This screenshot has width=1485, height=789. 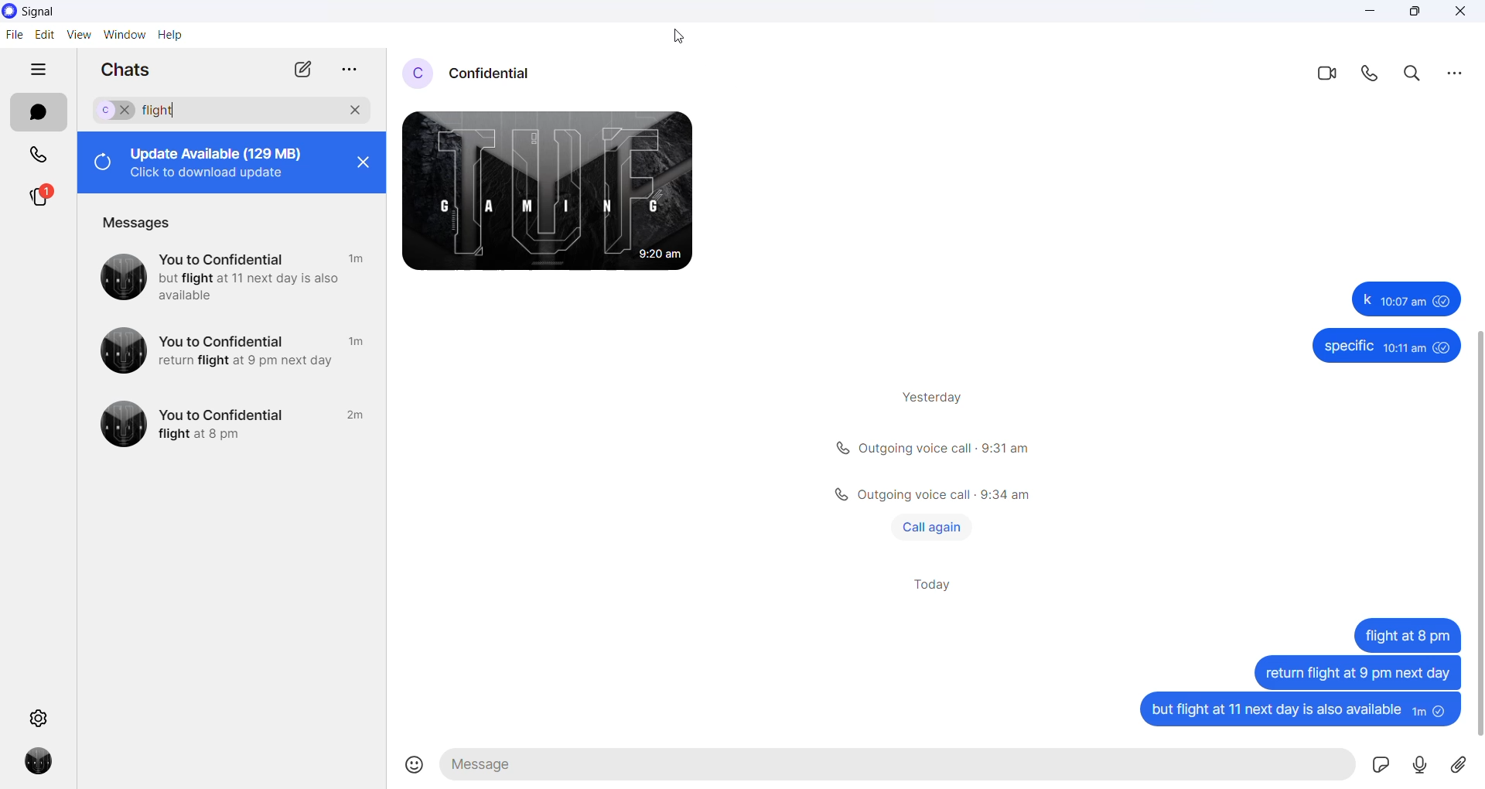 I want to click on more options, so click(x=1455, y=71).